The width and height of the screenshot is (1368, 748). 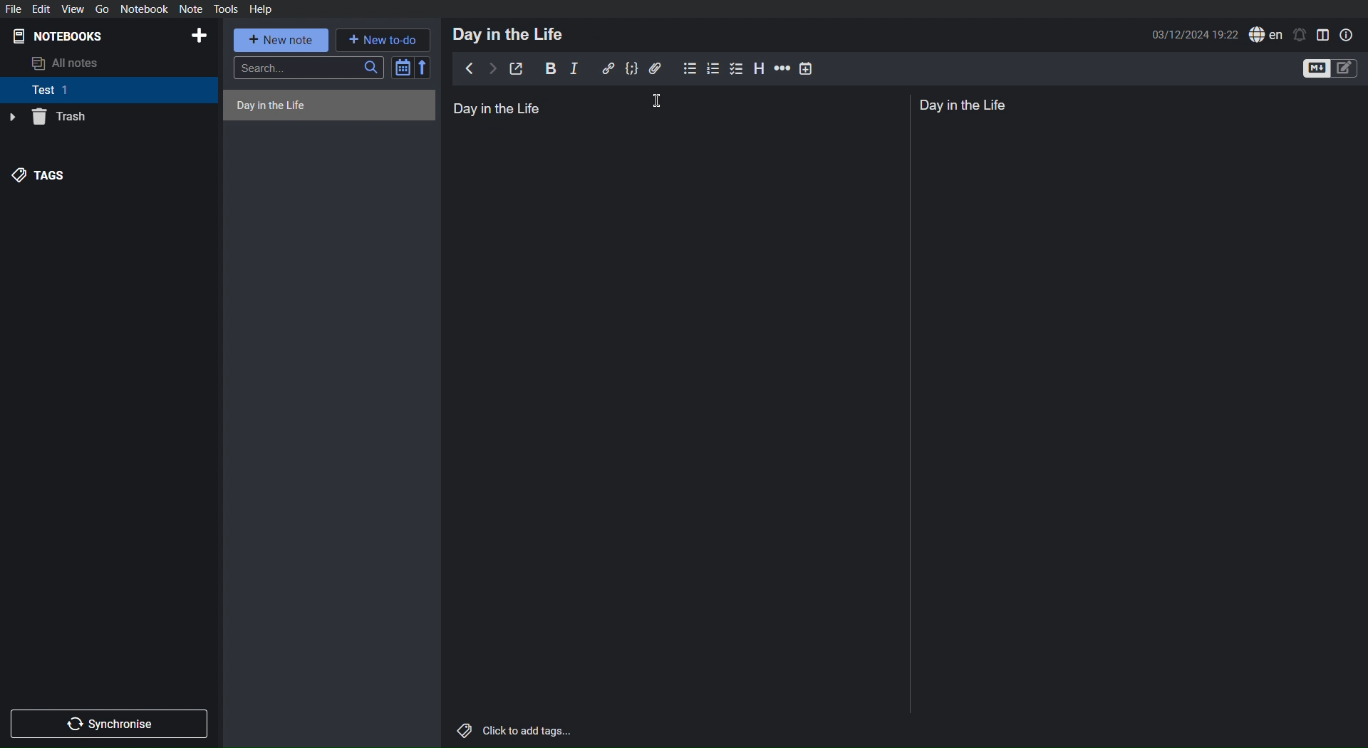 I want to click on Cursor, so click(x=655, y=98).